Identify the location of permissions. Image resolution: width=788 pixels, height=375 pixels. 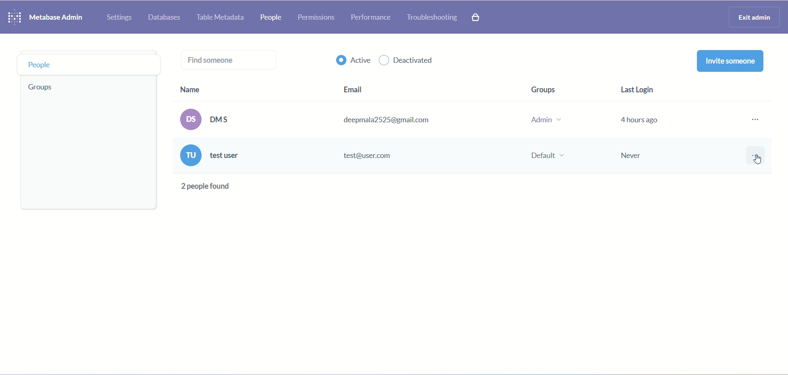
(318, 18).